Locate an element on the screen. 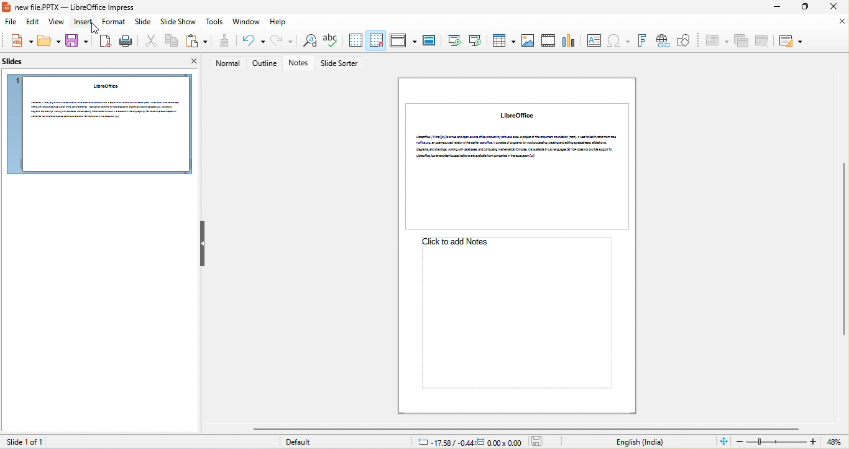  notes is located at coordinates (301, 63).